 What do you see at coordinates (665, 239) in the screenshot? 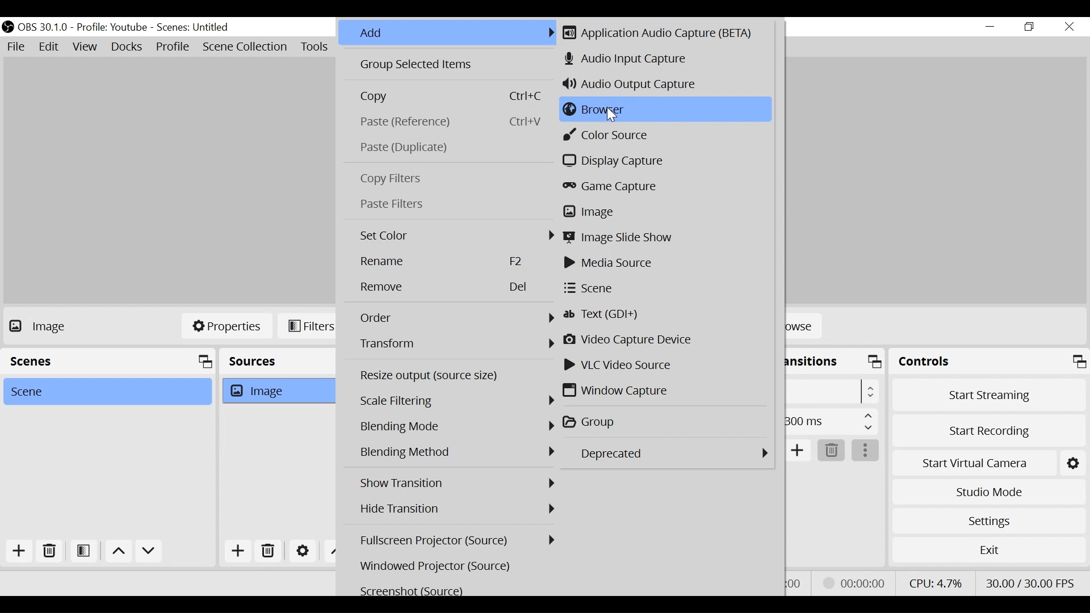
I see `Image Slide Show` at bounding box center [665, 239].